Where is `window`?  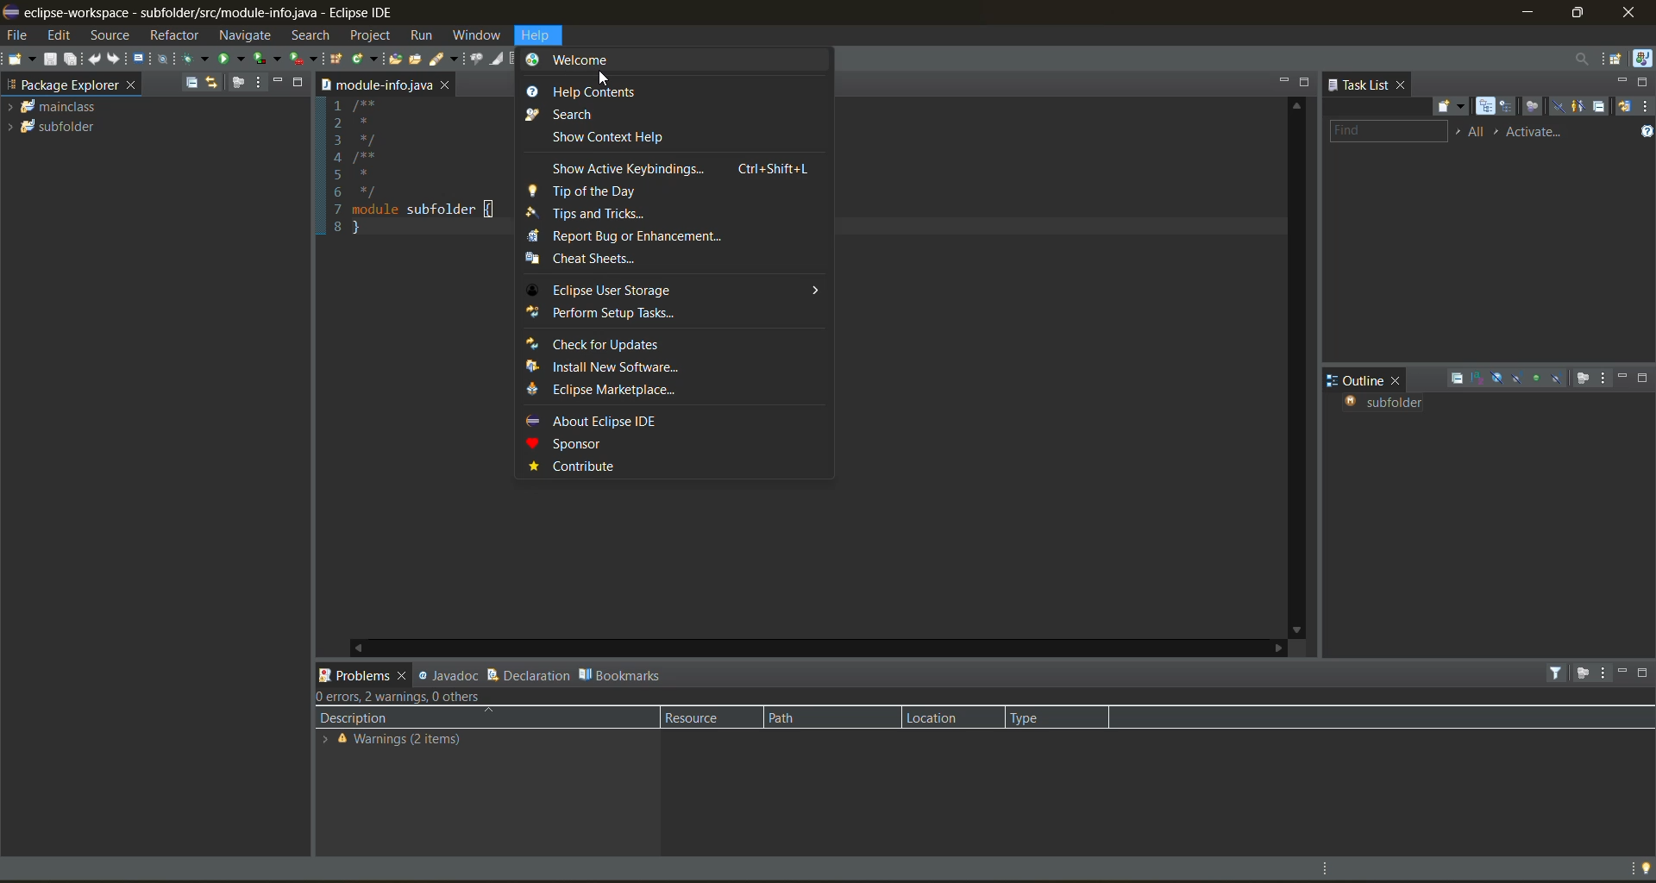 window is located at coordinates (479, 37).